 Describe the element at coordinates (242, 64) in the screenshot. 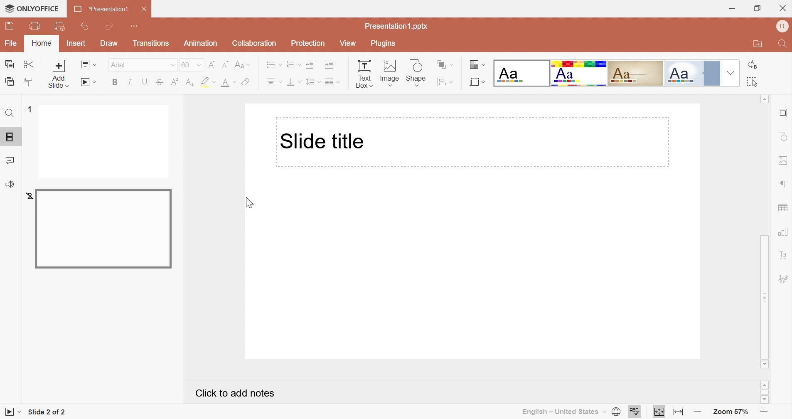

I see `Change case` at that location.